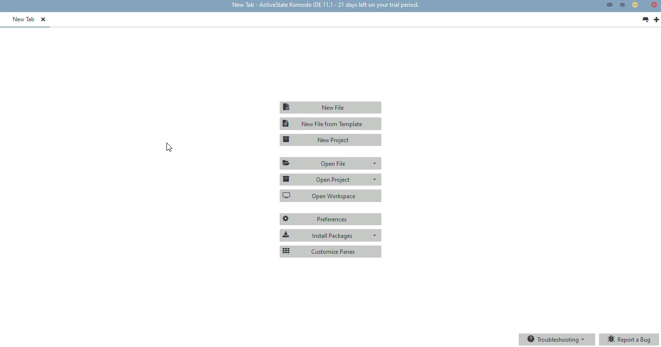 The width and height of the screenshot is (661, 347). What do you see at coordinates (325, 5) in the screenshot?
I see `new tab` at bounding box center [325, 5].